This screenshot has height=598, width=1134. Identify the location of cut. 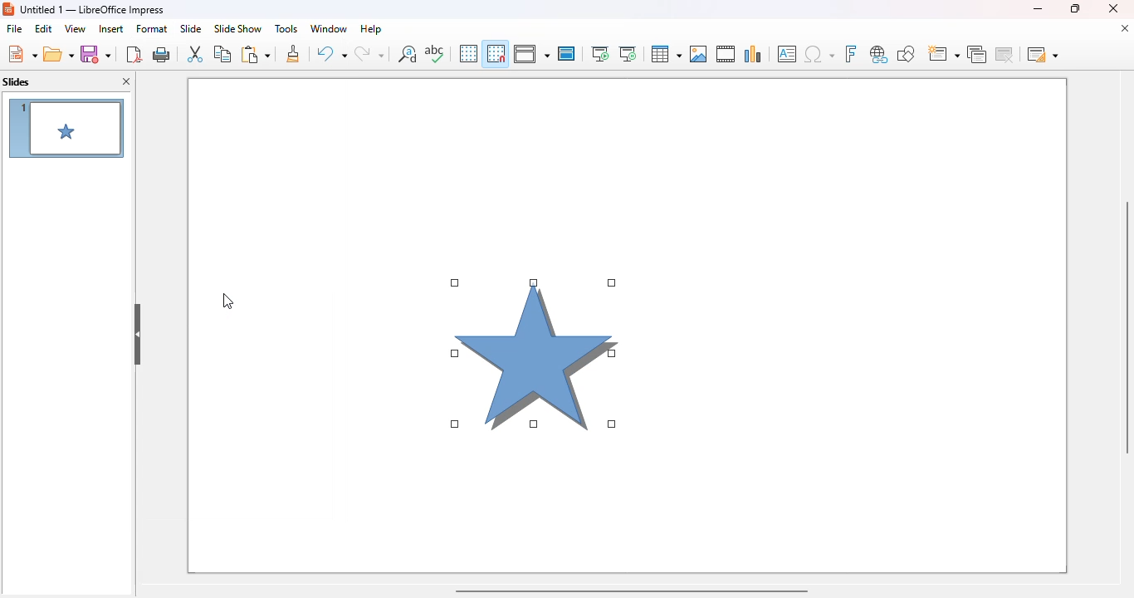
(195, 54).